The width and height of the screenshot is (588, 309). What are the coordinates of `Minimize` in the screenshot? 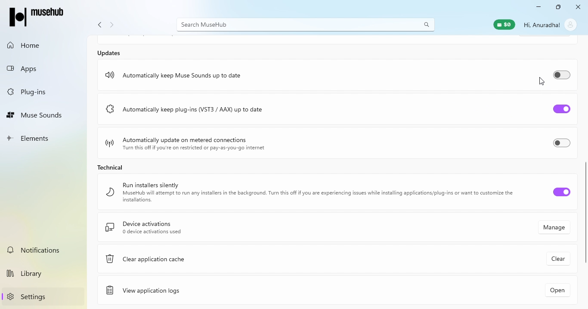 It's located at (535, 8).